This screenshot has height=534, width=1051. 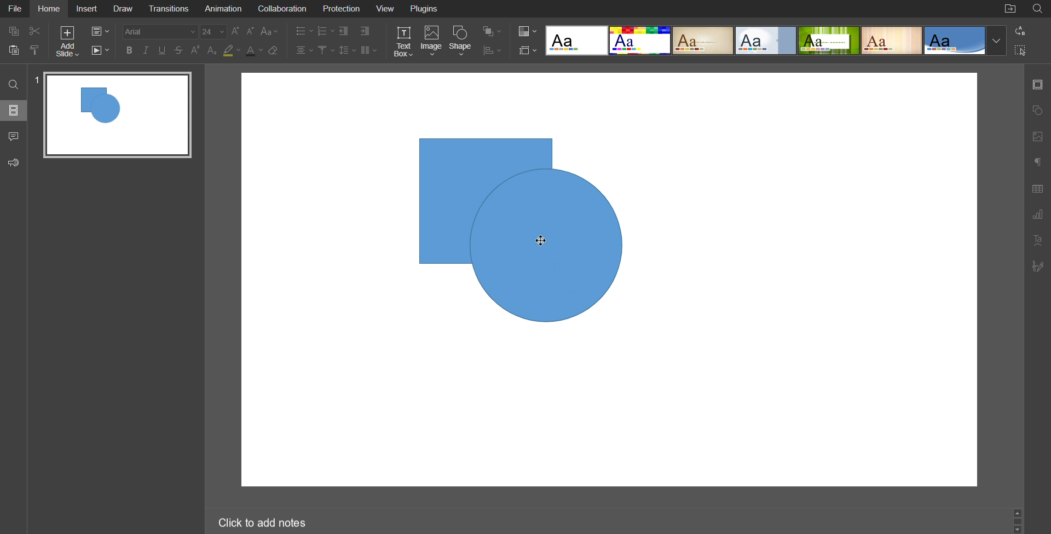 I want to click on Alignment, so click(x=303, y=50).